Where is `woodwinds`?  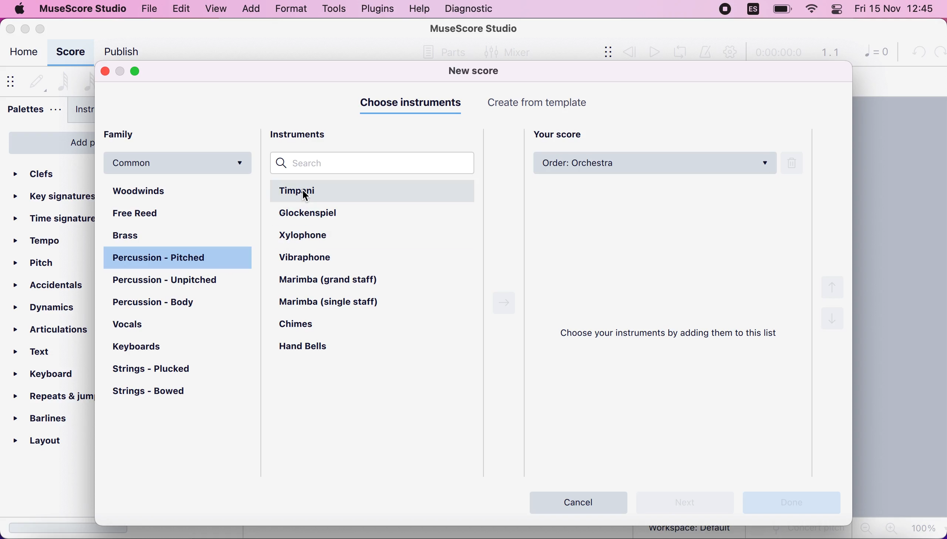
woodwinds is located at coordinates (179, 191).